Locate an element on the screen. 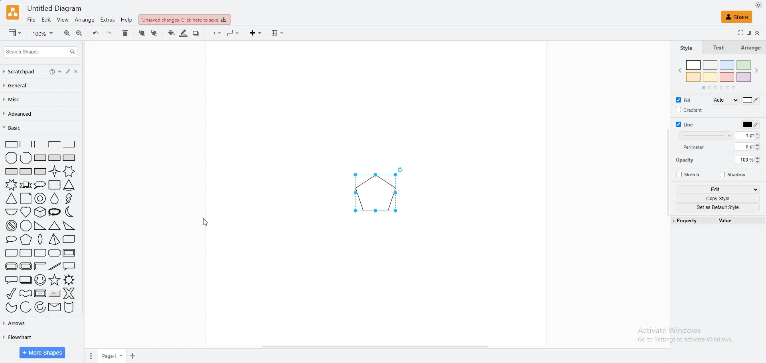 The width and height of the screenshot is (766, 363). pointed oval is located at coordinates (41, 240).